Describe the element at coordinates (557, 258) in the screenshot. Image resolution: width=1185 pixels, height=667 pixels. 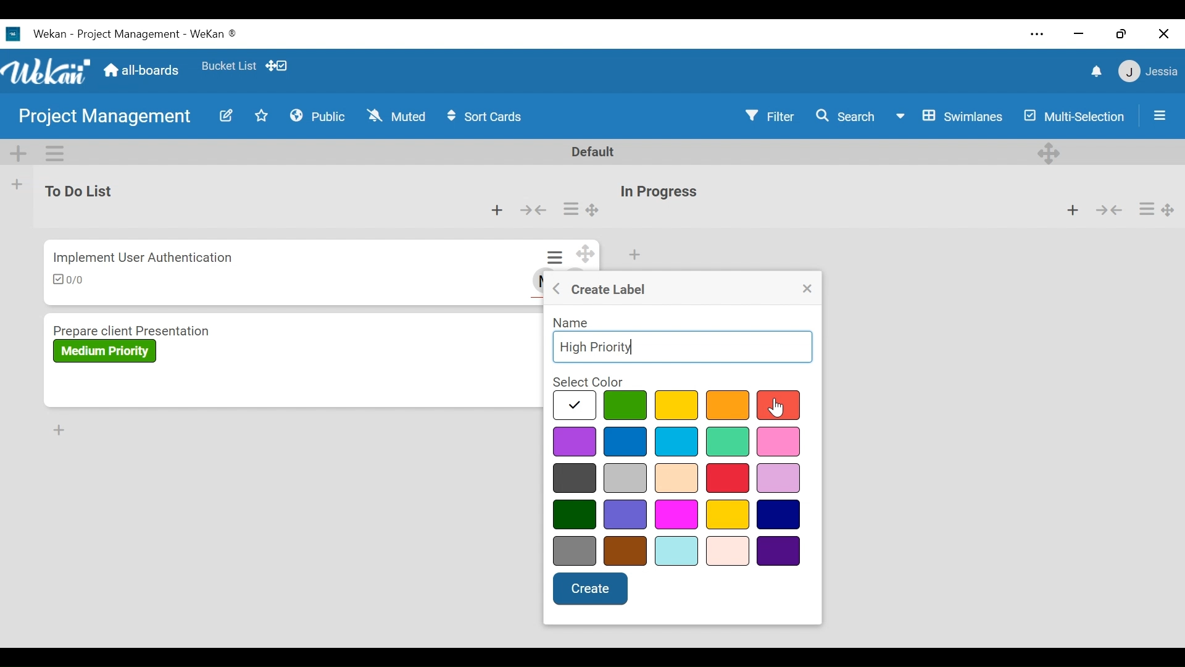
I see `Card actions` at that location.